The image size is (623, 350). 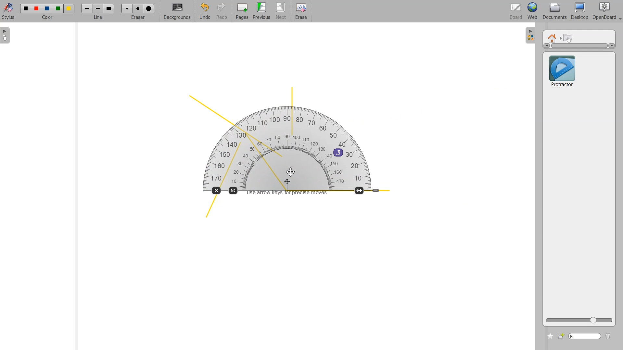 What do you see at coordinates (301, 11) in the screenshot?
I see `Erase` at bounding box center [301, 11].